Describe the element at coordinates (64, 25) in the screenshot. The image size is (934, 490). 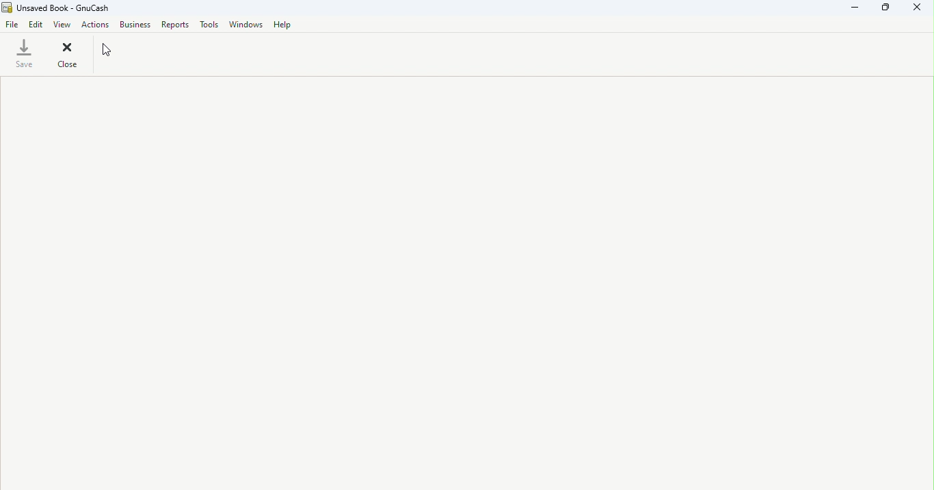
I see `View` at that location.